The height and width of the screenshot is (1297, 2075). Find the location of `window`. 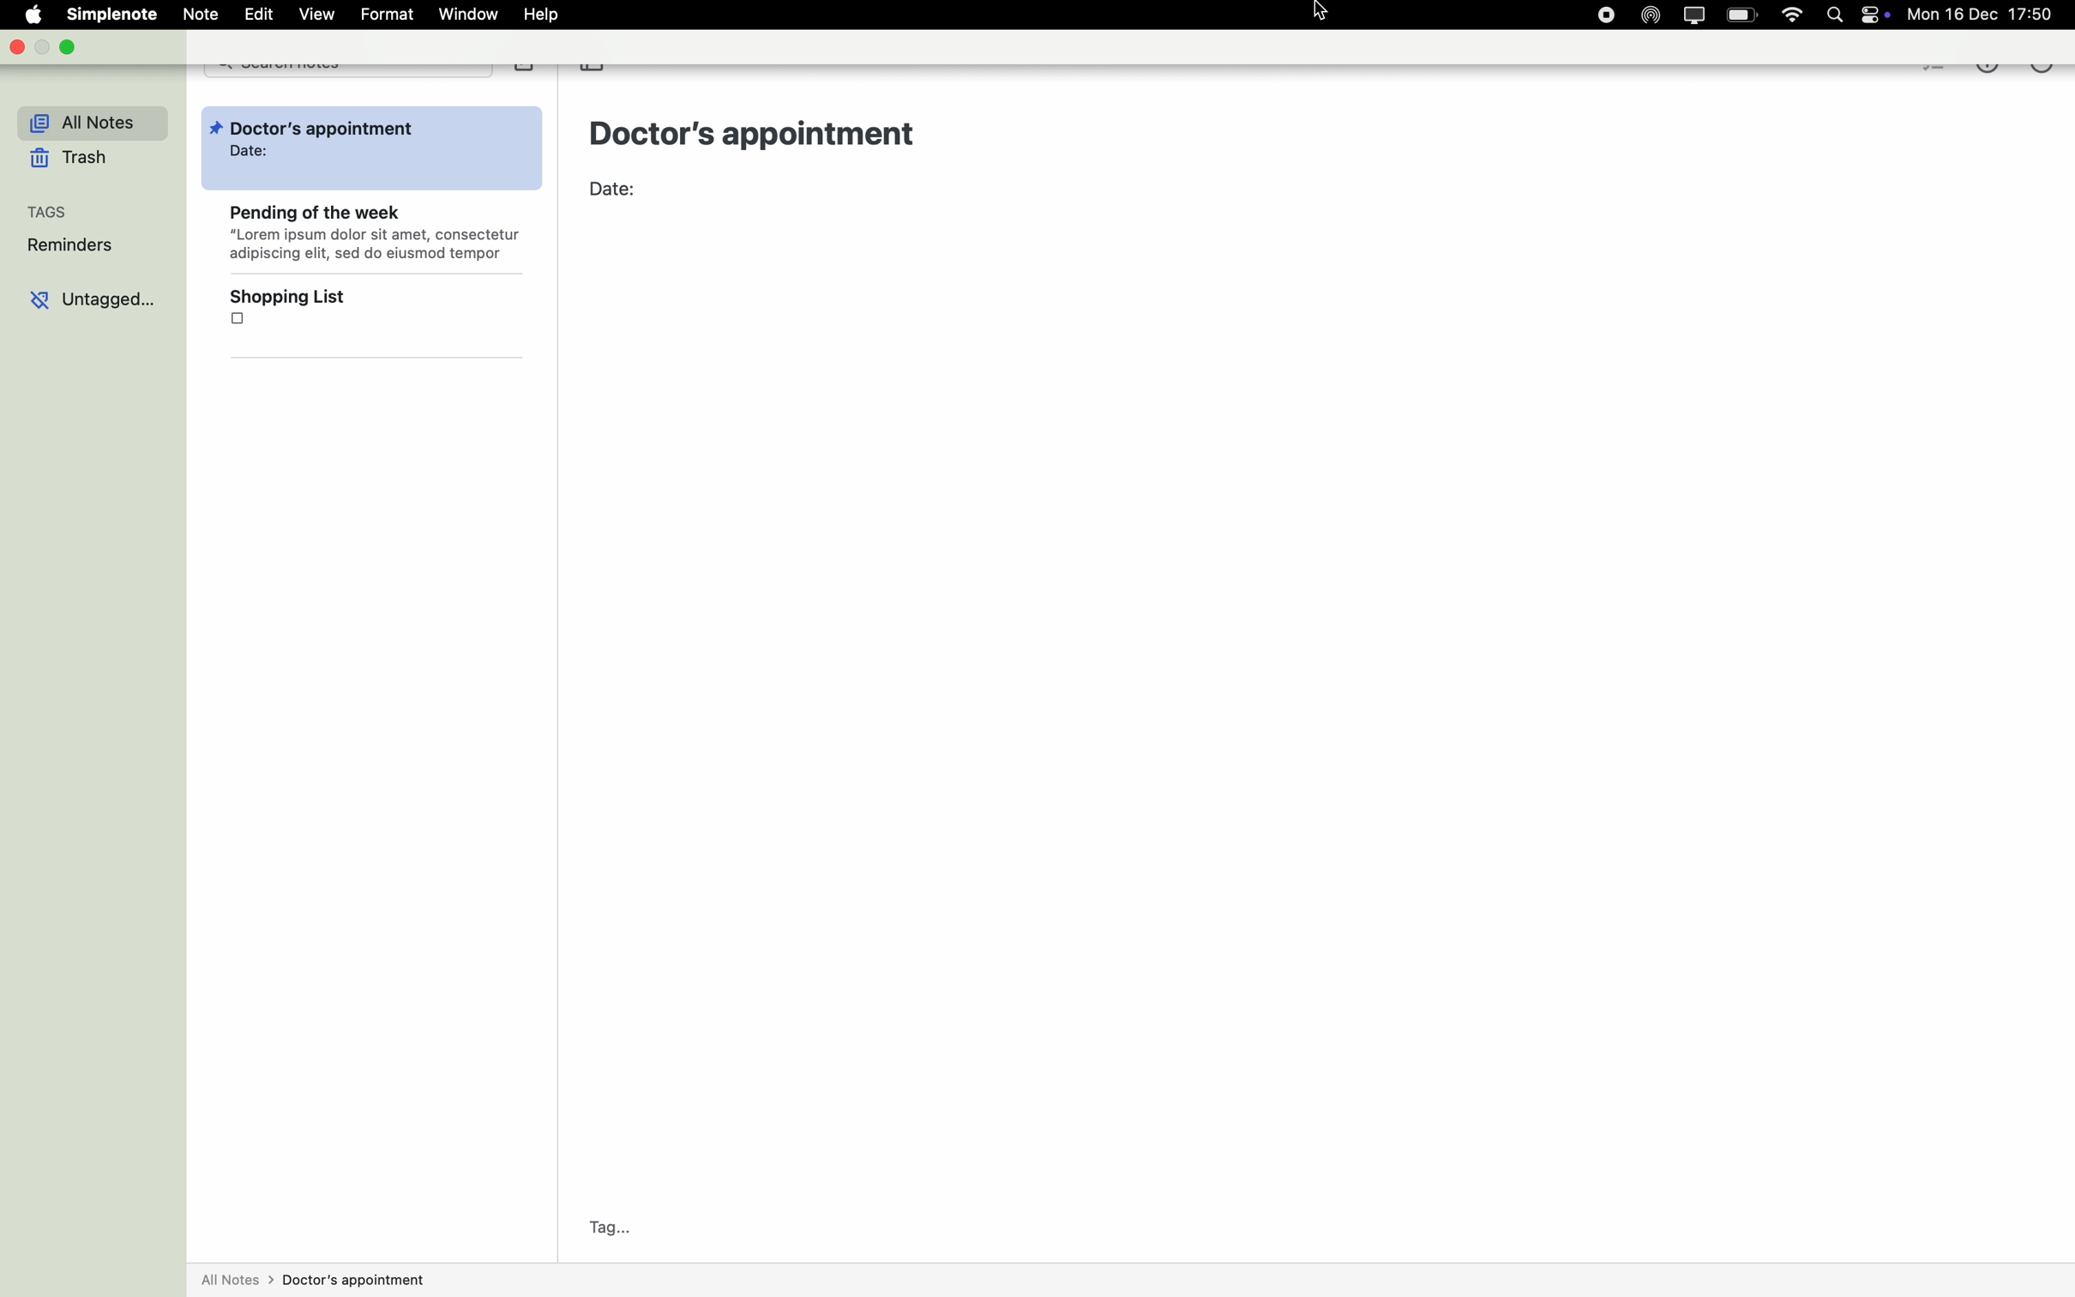

window is located at coordinates (471, 15).